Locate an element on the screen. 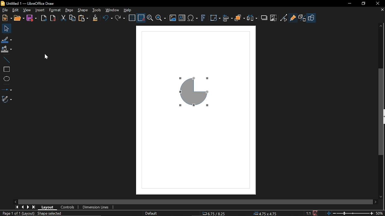  Insert equation is located at coordinates (193, 19).